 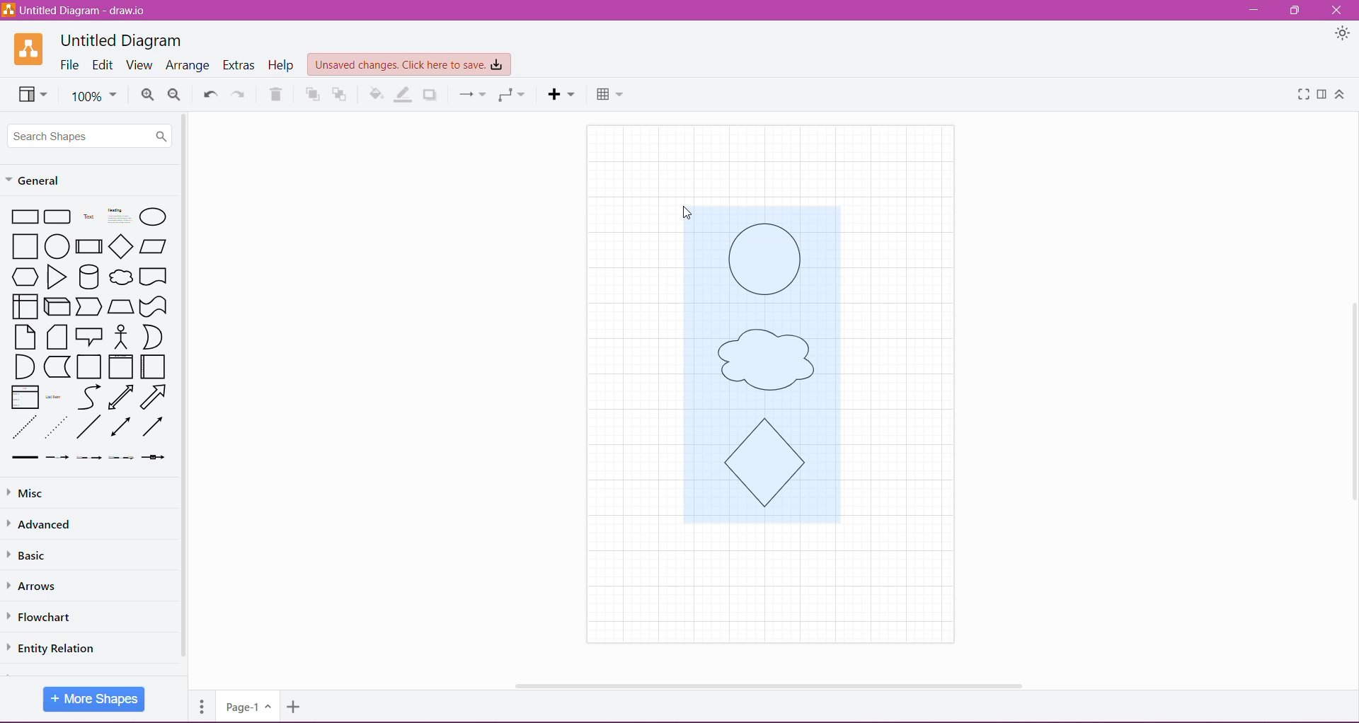 What do you see at coordinates (30, 49) in the screenshot?
I see `Application Logo` at bounding box center [30, 49].